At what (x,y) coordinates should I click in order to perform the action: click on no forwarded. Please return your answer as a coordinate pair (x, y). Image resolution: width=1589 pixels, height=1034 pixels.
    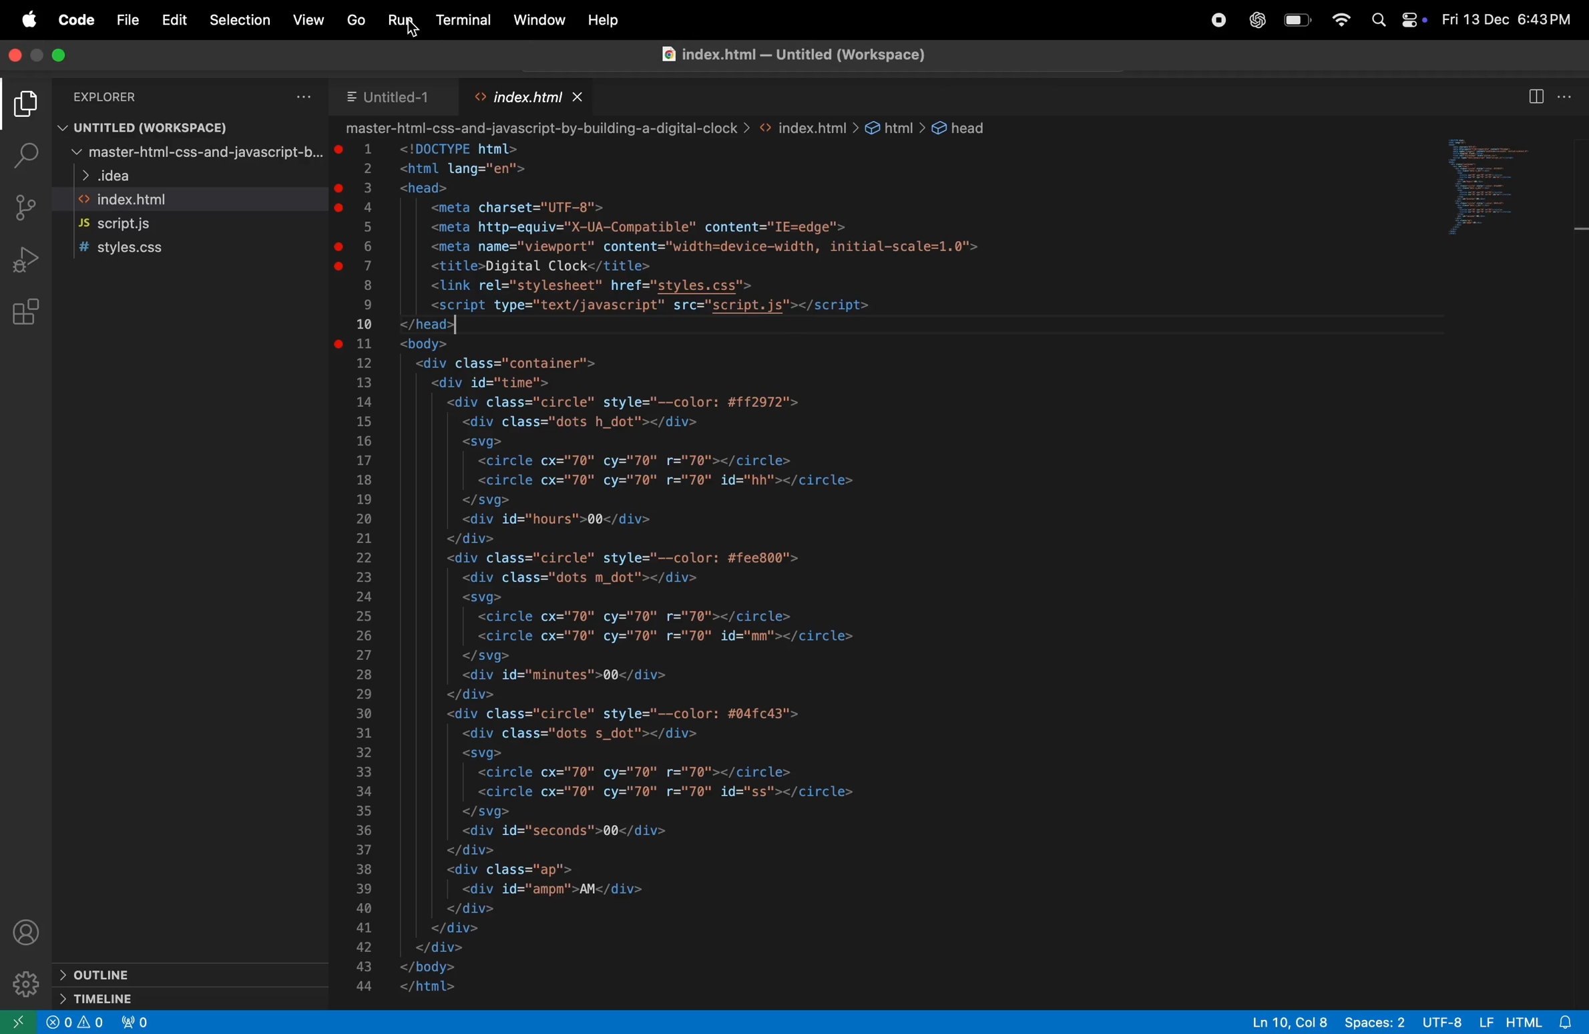
    Looking at the image, I should click on (138, 1023).